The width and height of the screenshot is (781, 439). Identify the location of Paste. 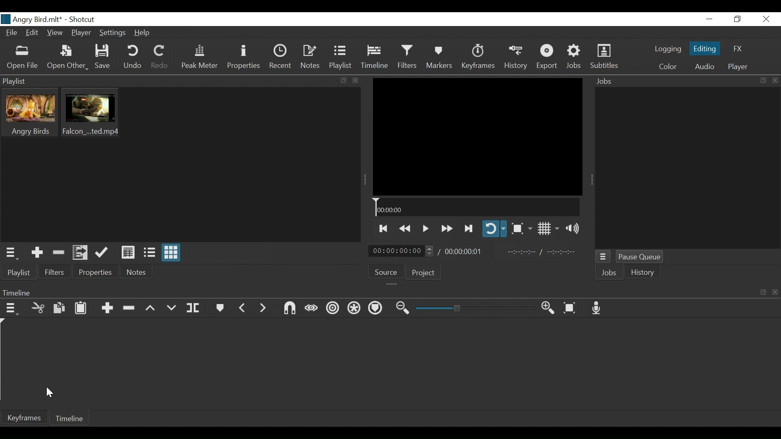
(81, 309).